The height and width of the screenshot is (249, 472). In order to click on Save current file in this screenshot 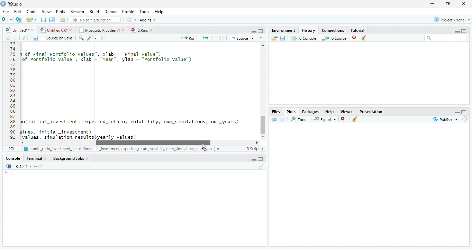, I will do `click(43, 20)`.